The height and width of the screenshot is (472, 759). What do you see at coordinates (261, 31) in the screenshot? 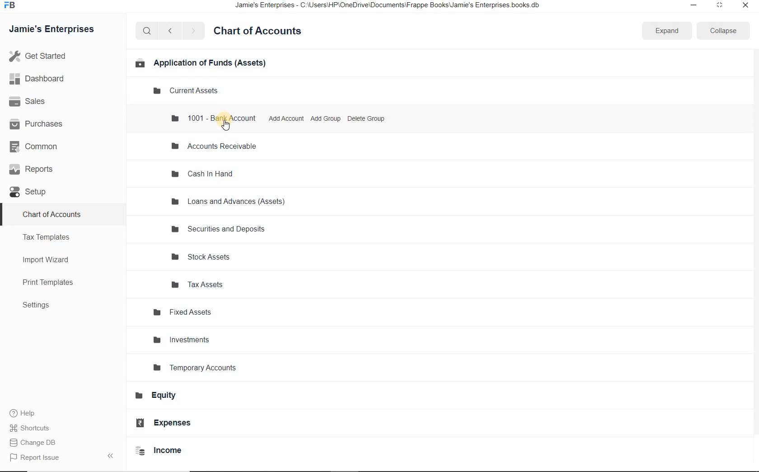
I see `Chart of Accounts` at bounding box center [261, 31].